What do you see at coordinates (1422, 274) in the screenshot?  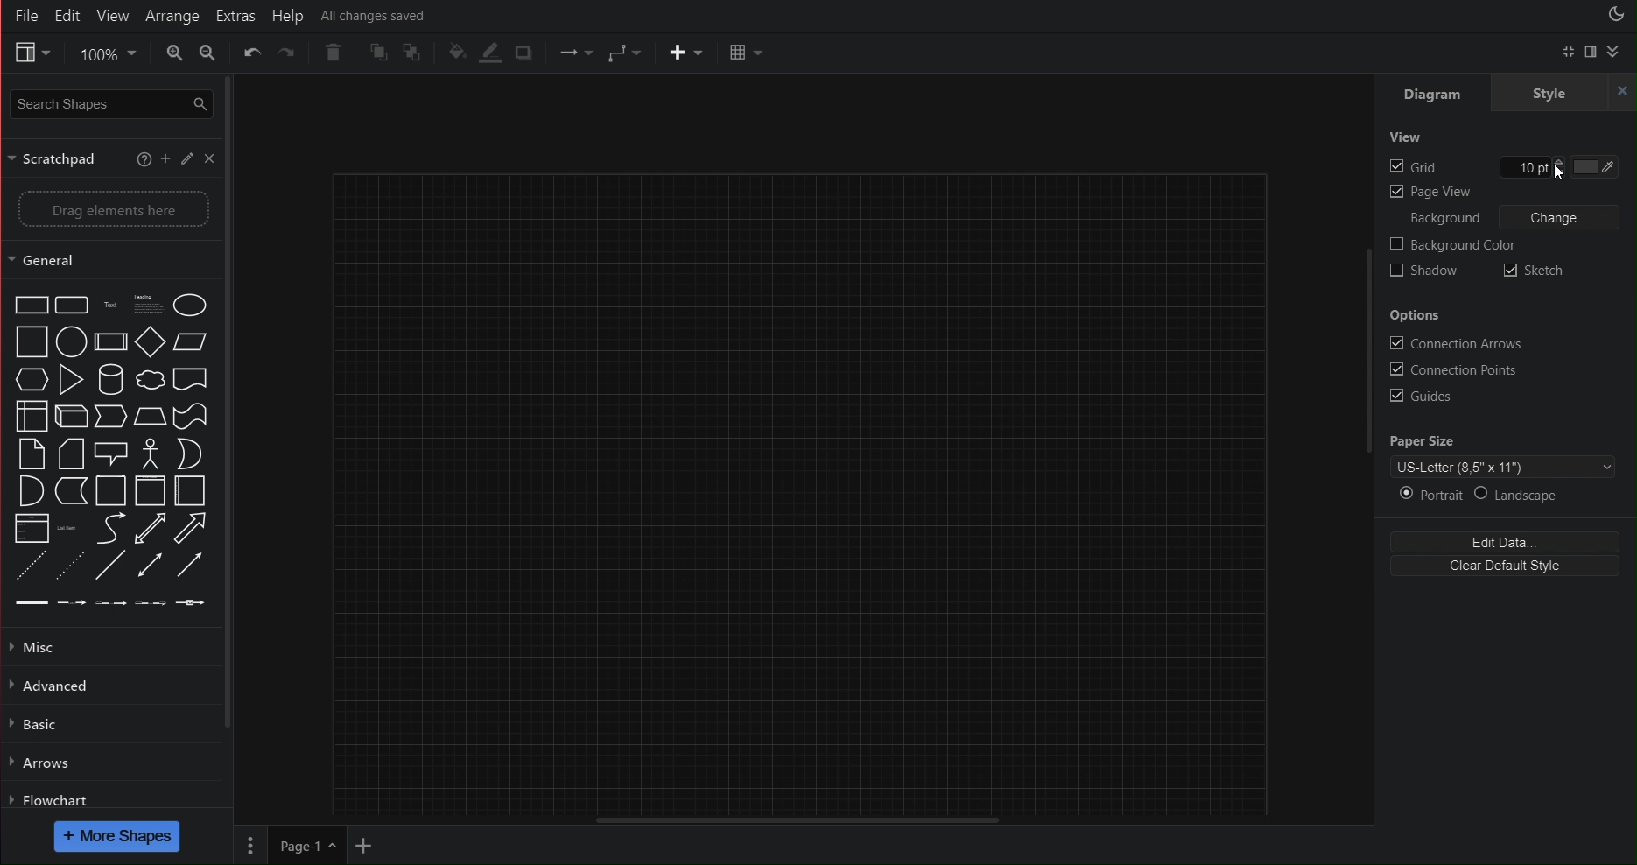 I see `Shadow` at bounding box center [1422, 274].